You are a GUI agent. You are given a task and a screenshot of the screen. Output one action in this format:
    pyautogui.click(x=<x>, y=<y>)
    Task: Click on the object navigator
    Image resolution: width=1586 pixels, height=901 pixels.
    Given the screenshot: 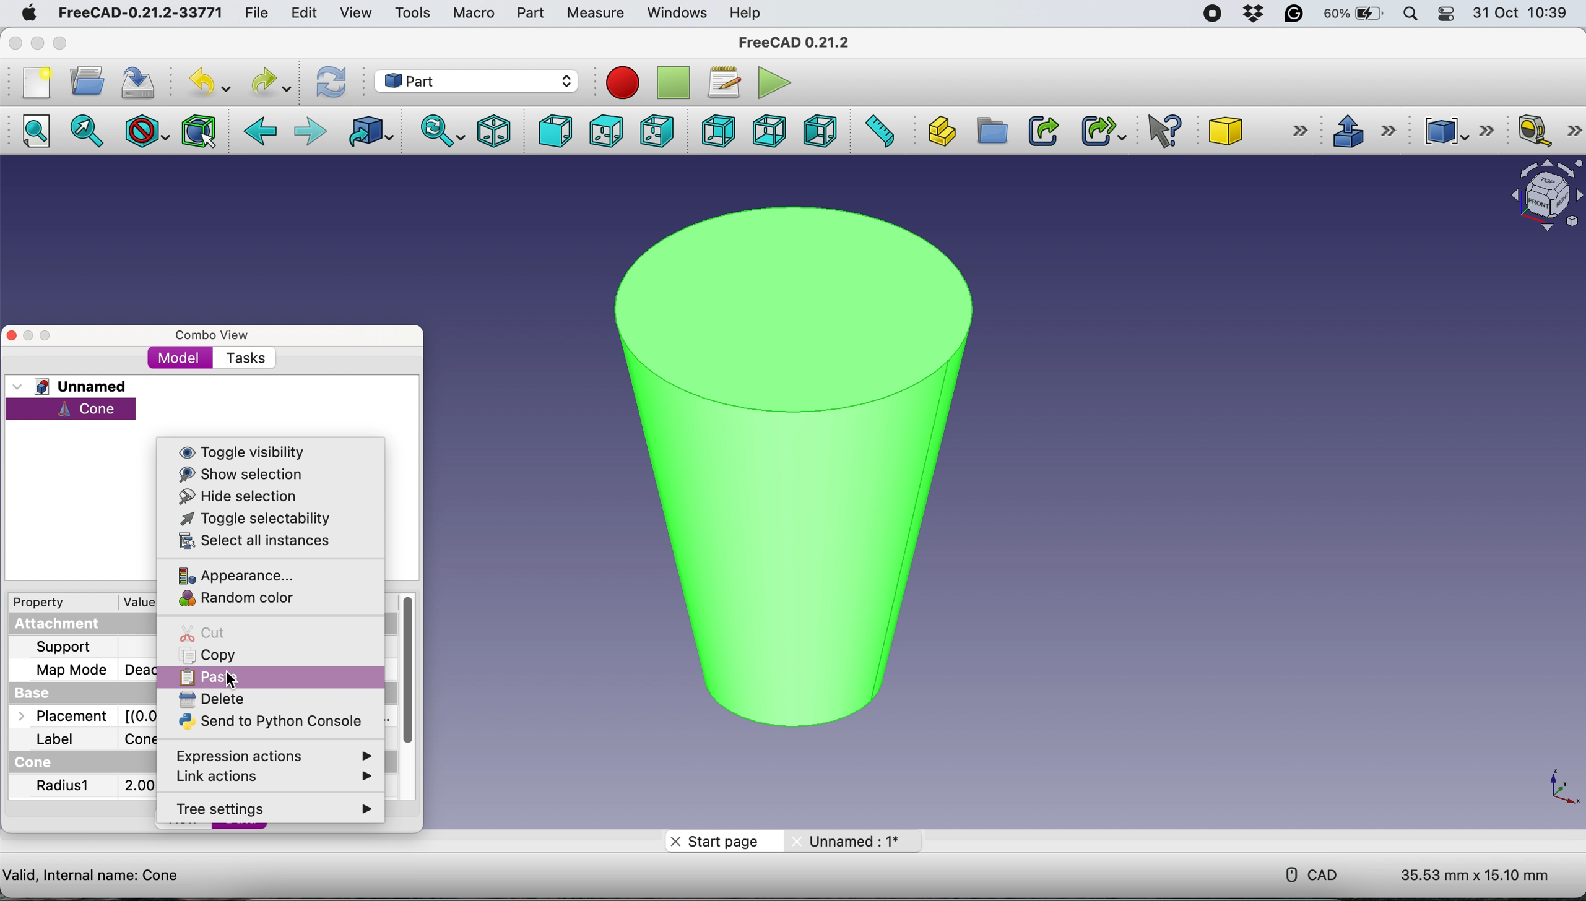 What is the action you would take?
    pyautogui.click(x=1540, y=196)
    